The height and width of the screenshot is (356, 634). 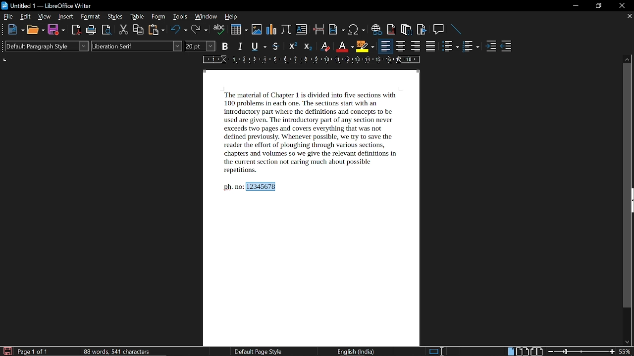 I want to click on default page style, so click(x=259, y=352).